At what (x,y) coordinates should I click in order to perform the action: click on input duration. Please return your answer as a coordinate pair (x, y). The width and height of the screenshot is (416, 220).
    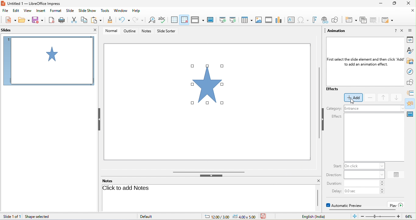
    Looking at the image, I should click on (361, 183).